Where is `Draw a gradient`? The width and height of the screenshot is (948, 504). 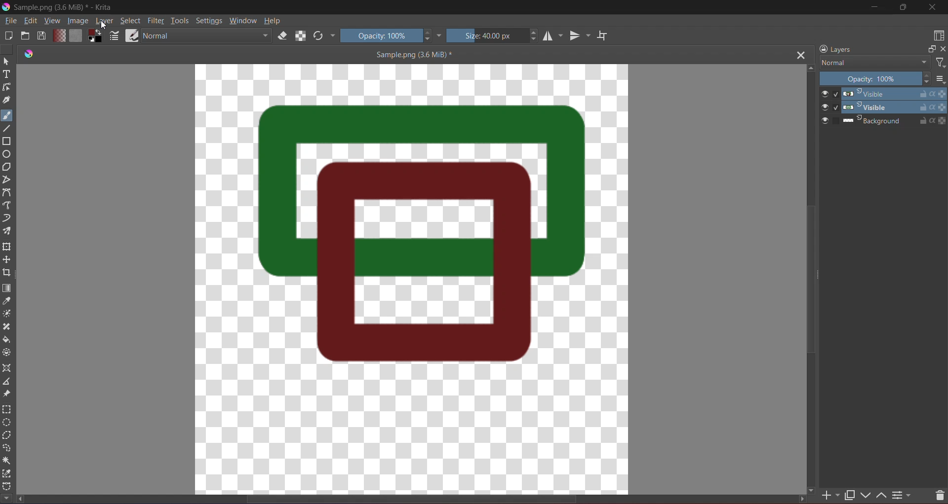 Draw a gradient is located at coordinates (7, 288).